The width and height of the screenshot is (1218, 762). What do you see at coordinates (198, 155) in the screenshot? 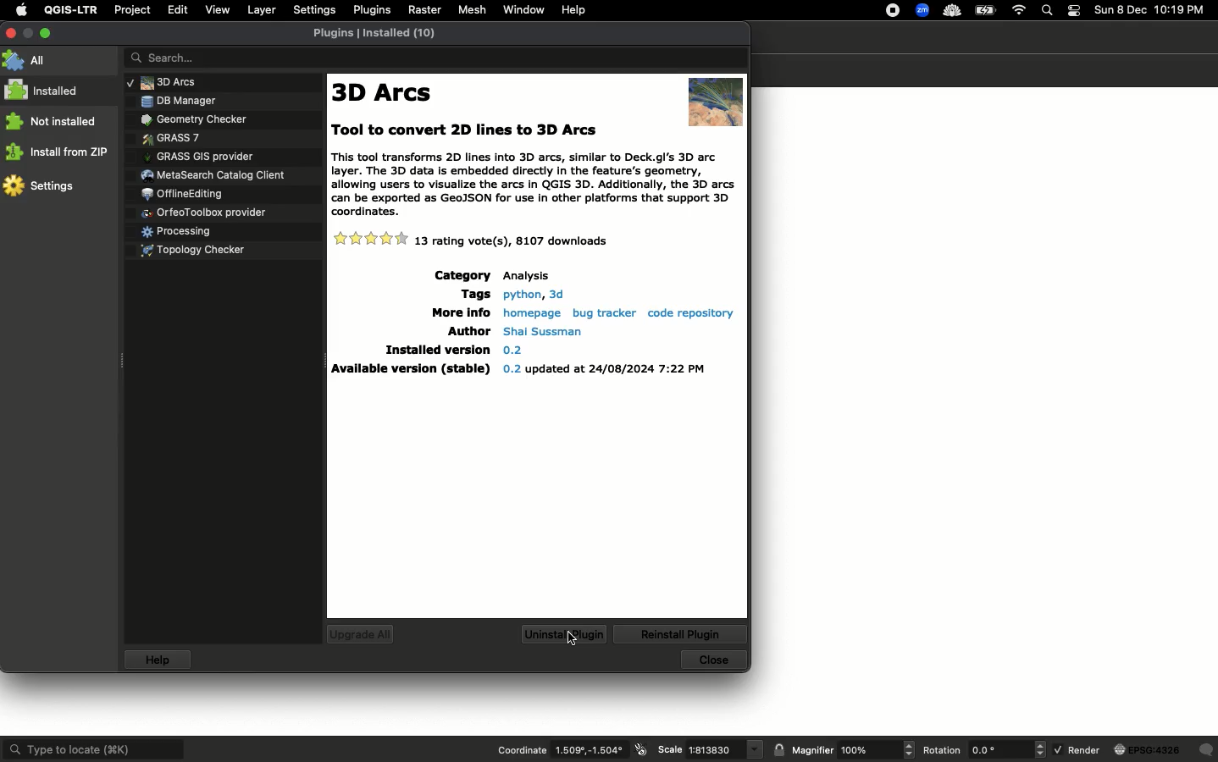
I see `Plugins` at bounding box center [198, 155].